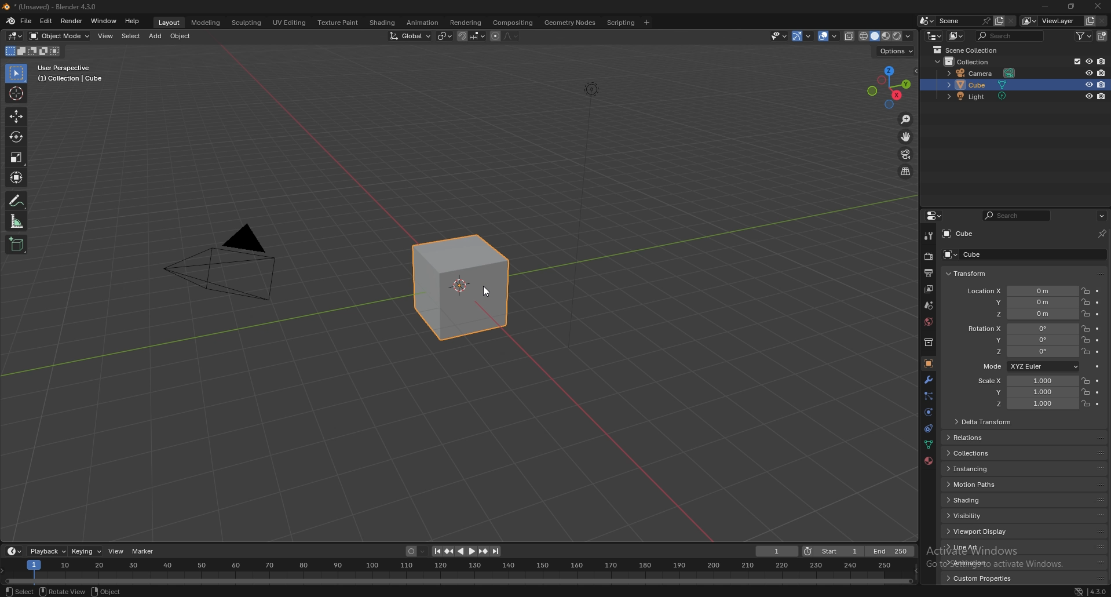 Image resolution: width=1111 pixels, height=597 pixels. I want to click on transform pivot point, so click(444, 37).